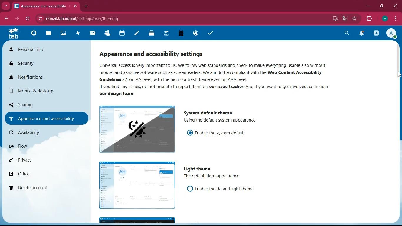  What do you see at coordinates (79, 34) in the screenshot?
I see `activity` at bounding box center [79, 34].